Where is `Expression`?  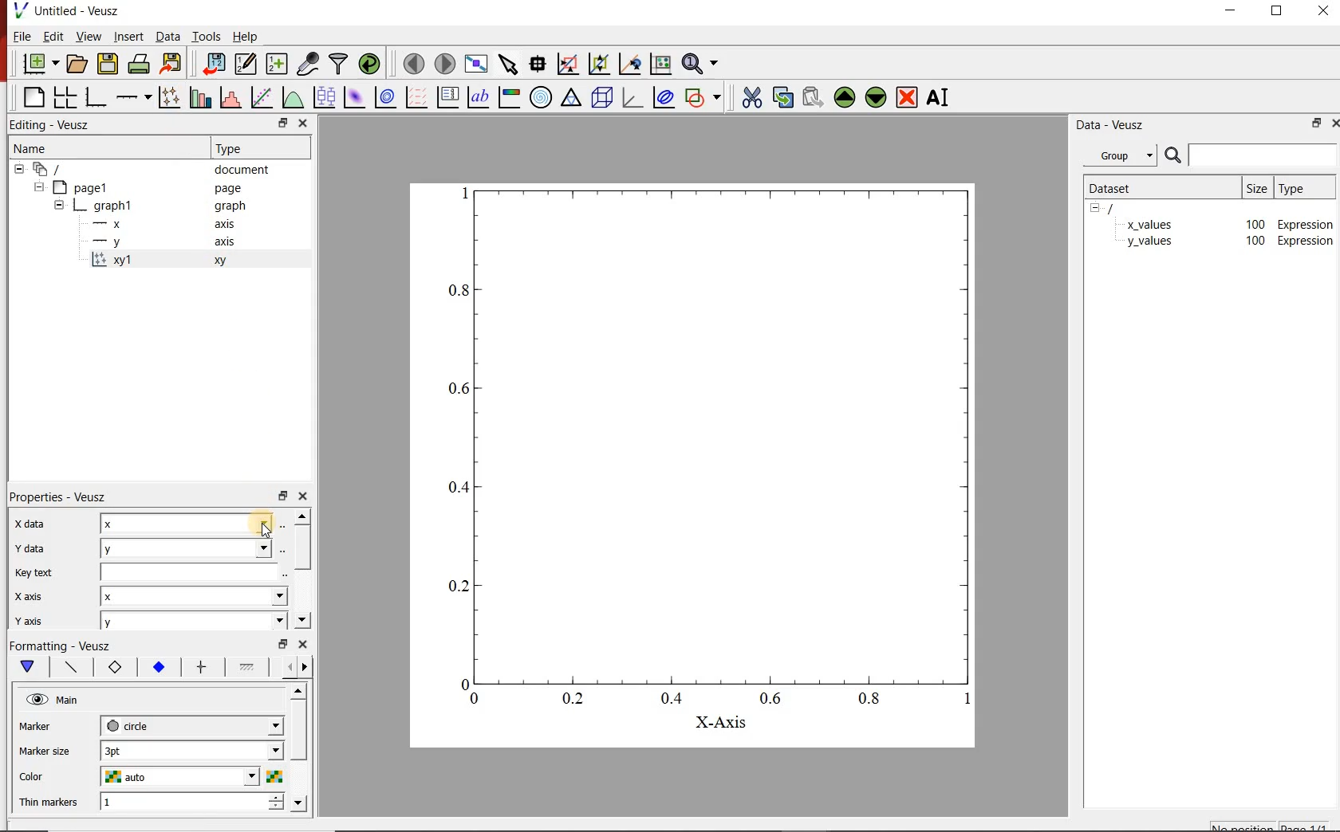 Expression is located at coordinates (1306, 222).